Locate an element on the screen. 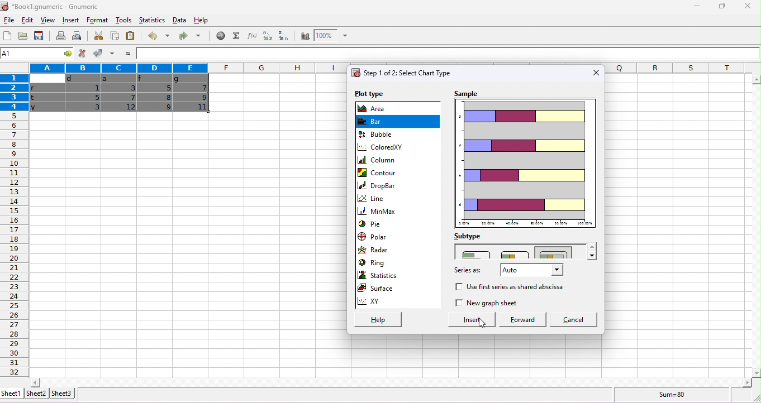  data is located at coordinates (179, 20).